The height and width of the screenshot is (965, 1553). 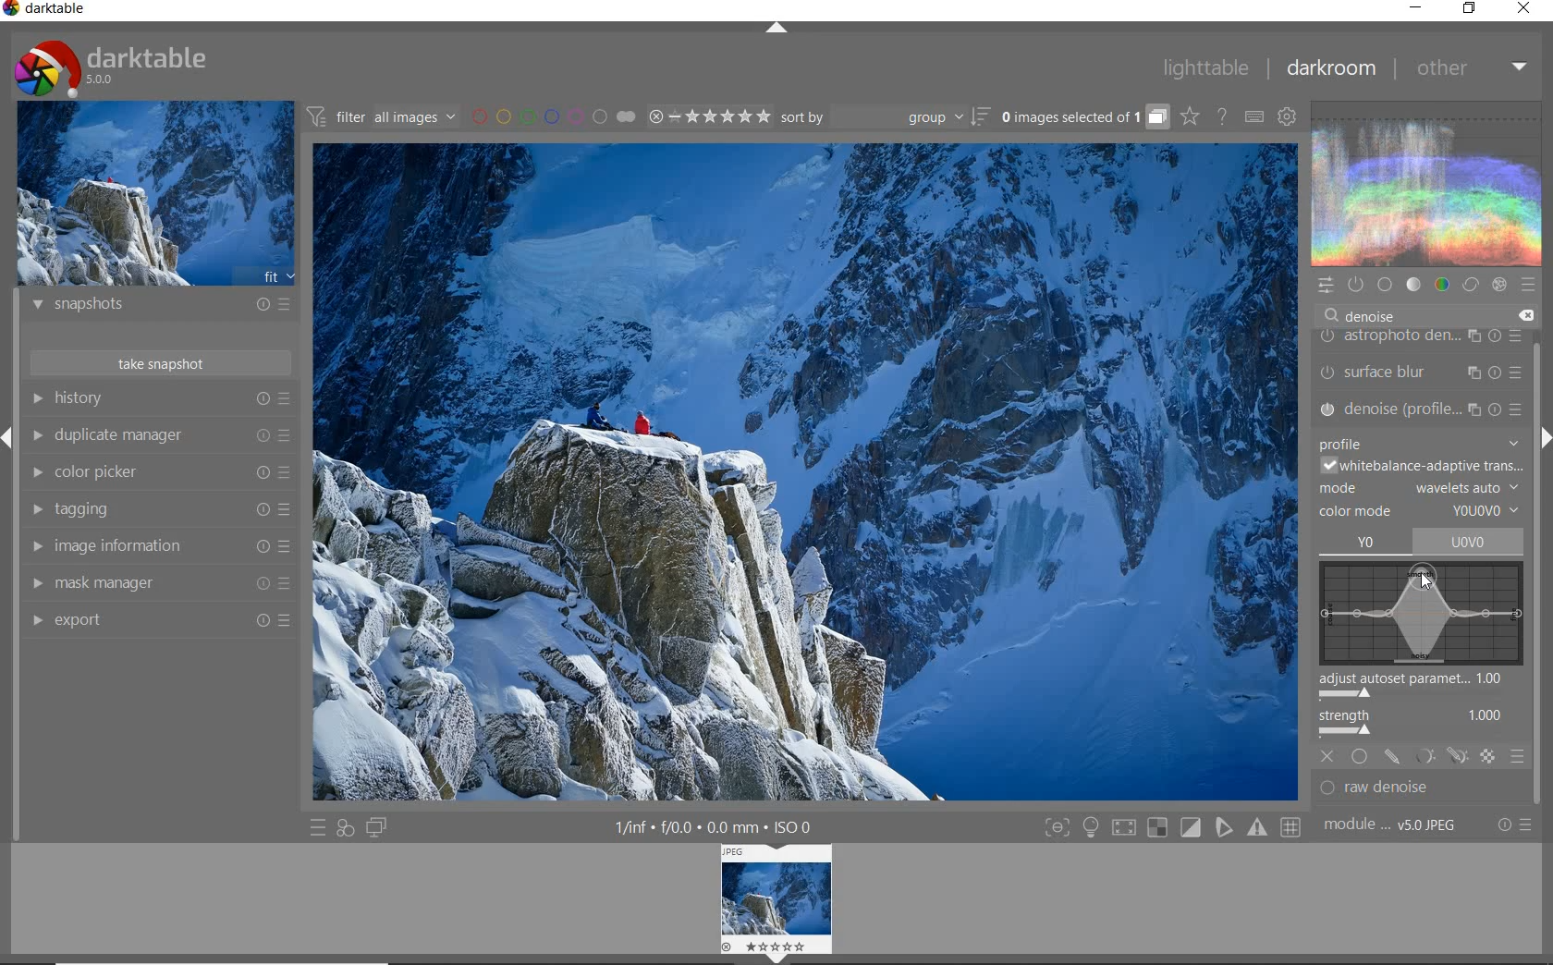 What do you see at coordinates (1420, 486) in the screenshot?
I see `MODE` at bounding box center [1420, 486].